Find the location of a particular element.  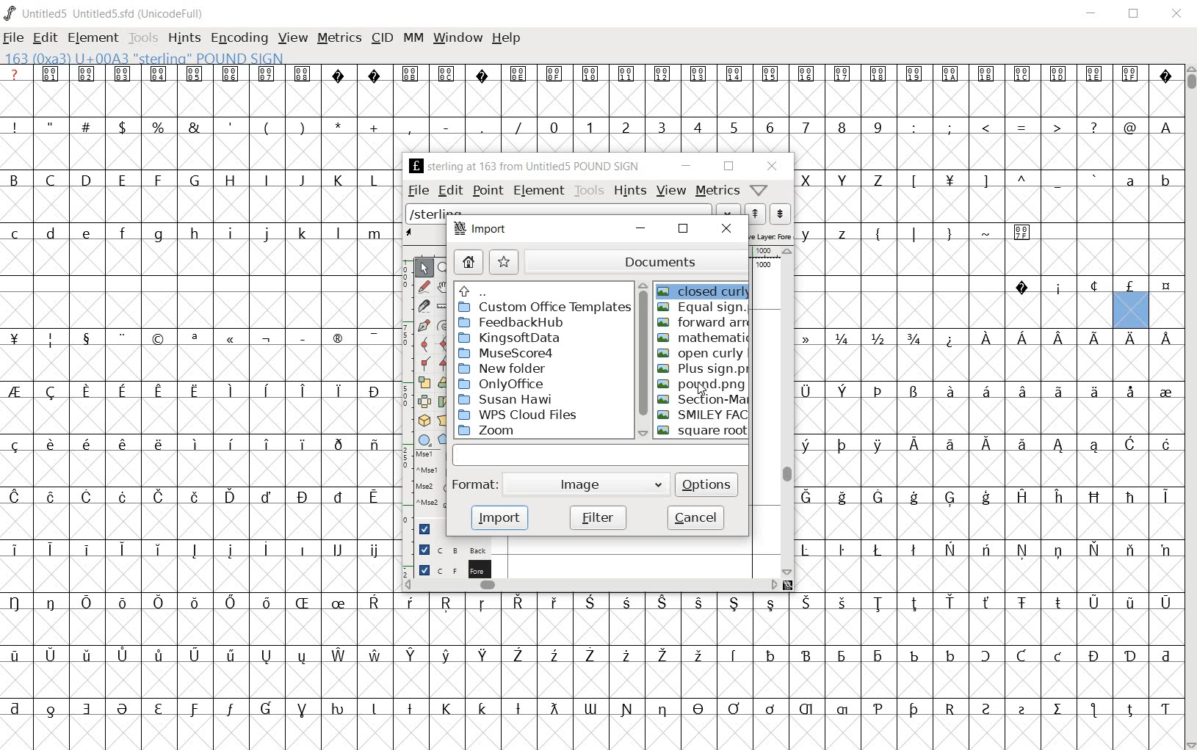

Symbol is located at coordinates (950, 707).